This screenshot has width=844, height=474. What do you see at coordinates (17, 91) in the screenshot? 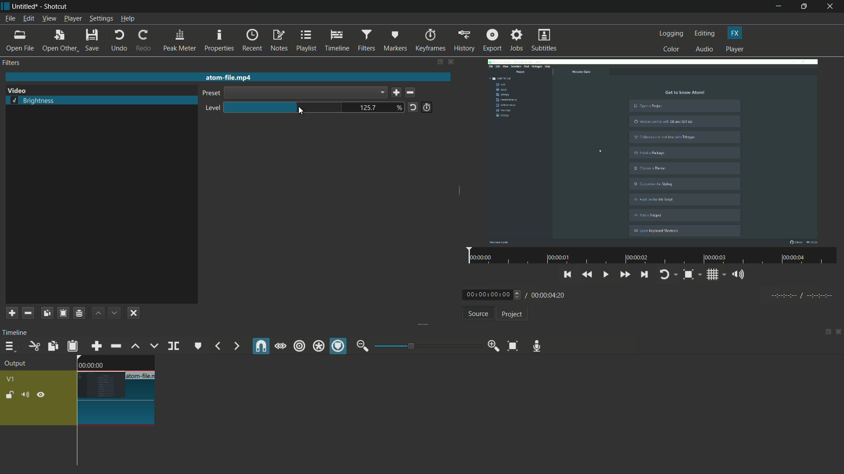
I see `video` at bounding box center [17, 91].